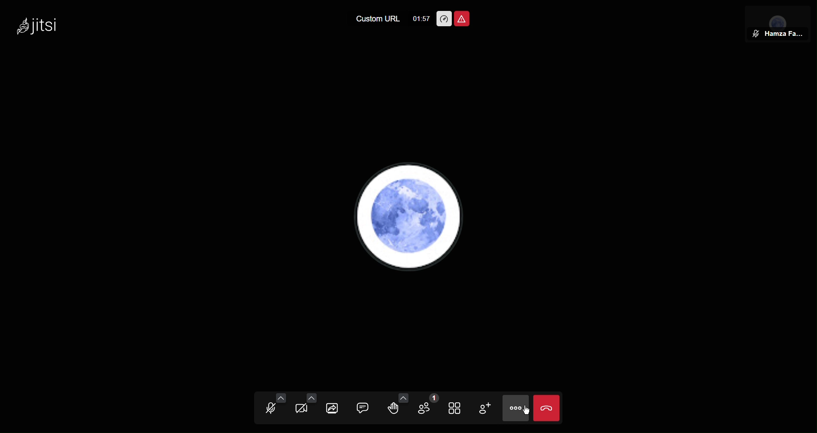 The image size is (817, 433). I want to click on Participant View, so click(779, 23).